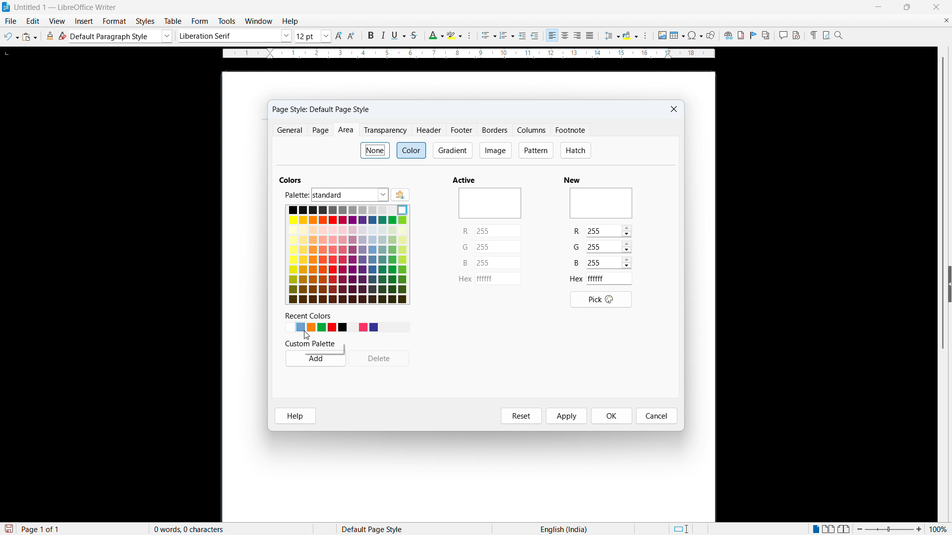 The image size is (952, 535). Describe the element at coordinates (62, 36) in the screenshot. I see `Clear direct formatting ` at that location.